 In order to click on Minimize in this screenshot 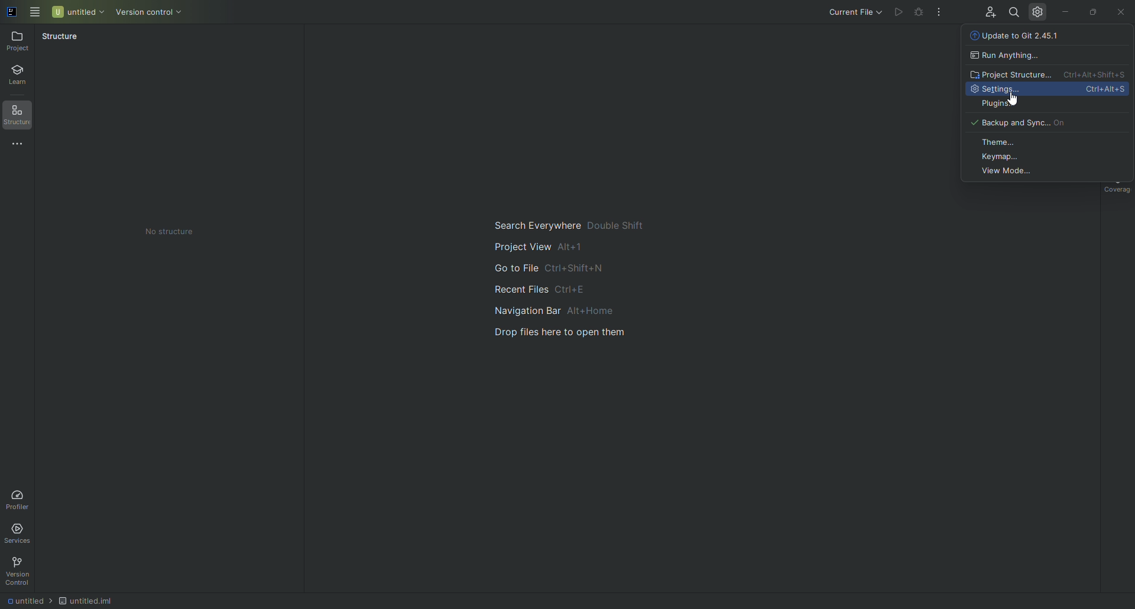, I will do `click(1065, 11)`.